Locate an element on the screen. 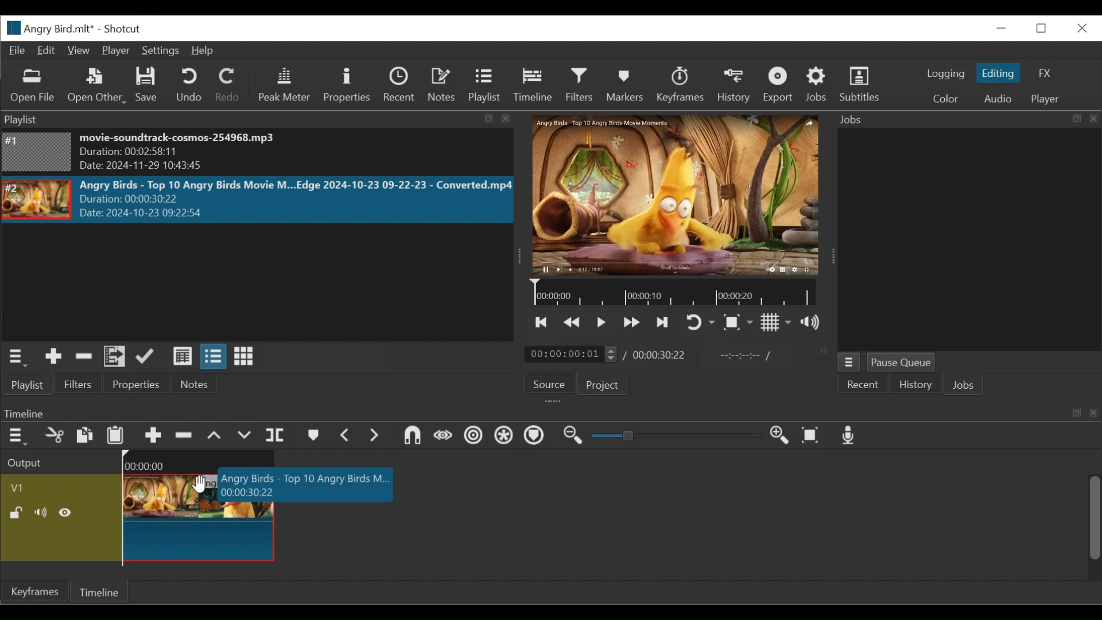 Image resolution: width=1102 pixels, height=620 pixels. Play quickly backward is located at coordinates (573, 323).